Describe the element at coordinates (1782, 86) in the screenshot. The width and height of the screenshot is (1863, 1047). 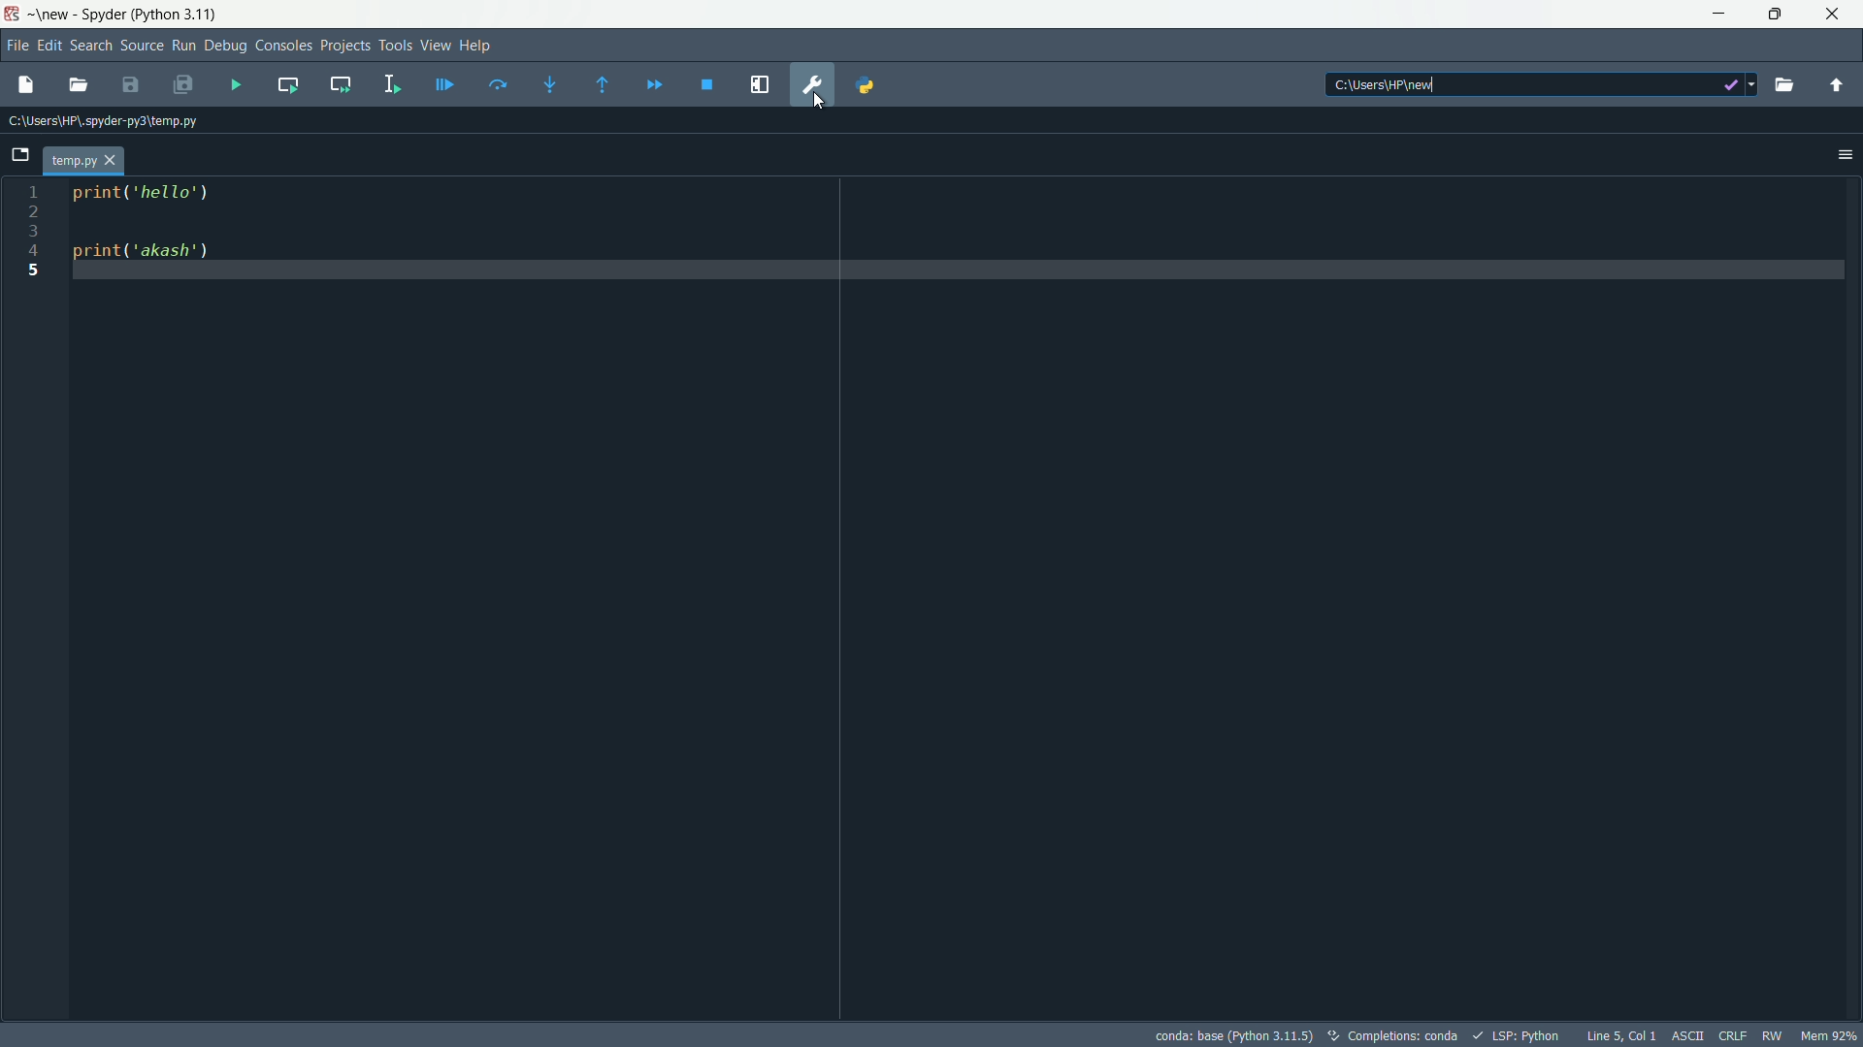
I see `browse directory` at that location.